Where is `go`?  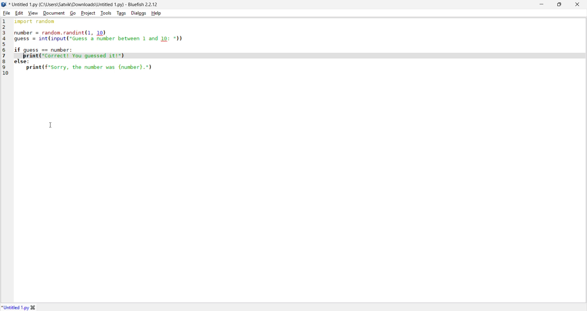 go is located at coordinates (72, 13).